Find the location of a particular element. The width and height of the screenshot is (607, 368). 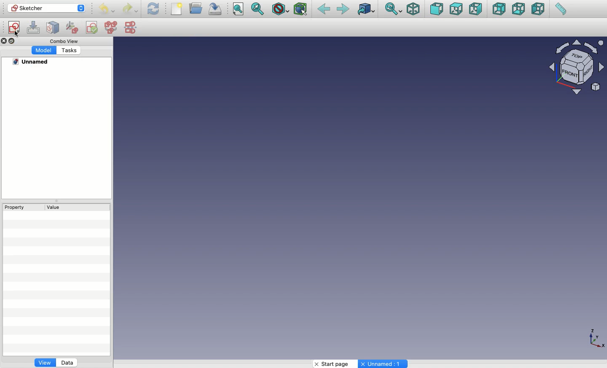

Value is located at coordinates (51, 208).